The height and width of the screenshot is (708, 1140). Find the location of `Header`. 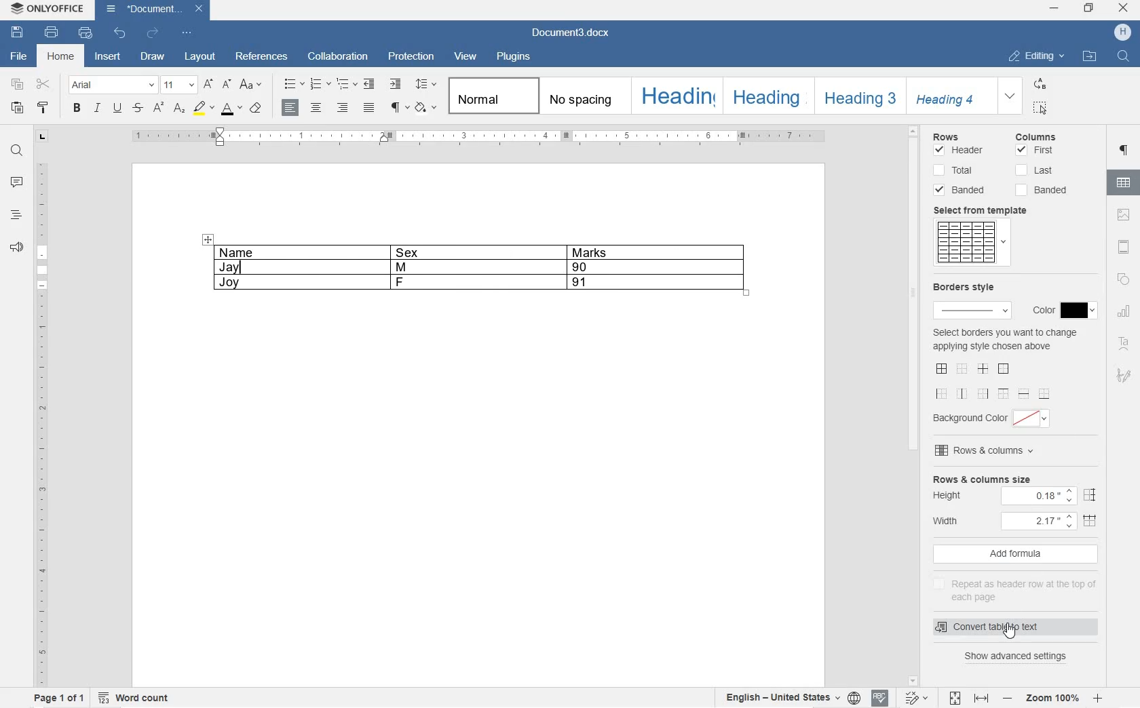

Header is located at coordinates (959, 151).